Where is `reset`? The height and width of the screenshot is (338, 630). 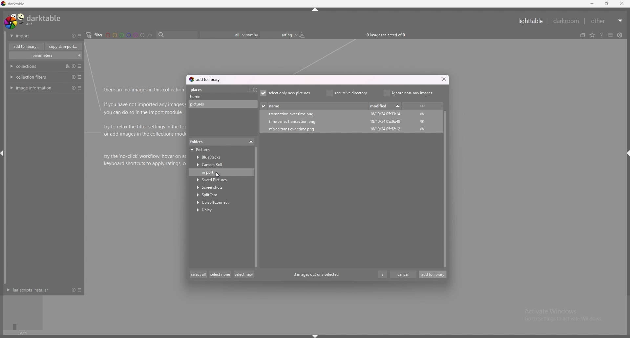 reset is located at coordinates (73, 290).